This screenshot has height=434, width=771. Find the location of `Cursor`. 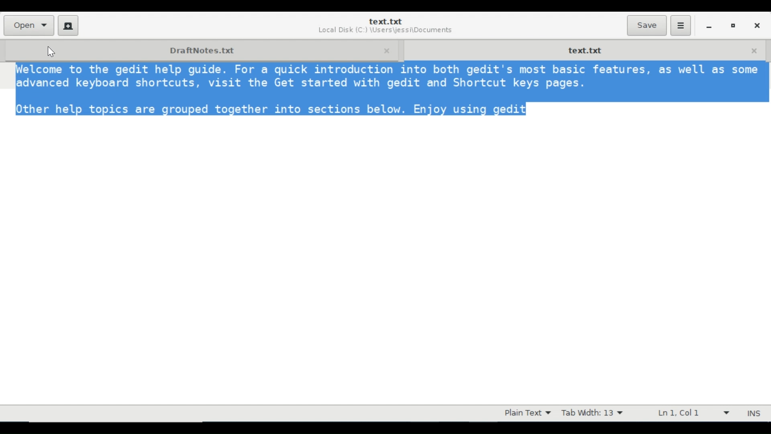

Cursor is located at coordinates (52, 51).